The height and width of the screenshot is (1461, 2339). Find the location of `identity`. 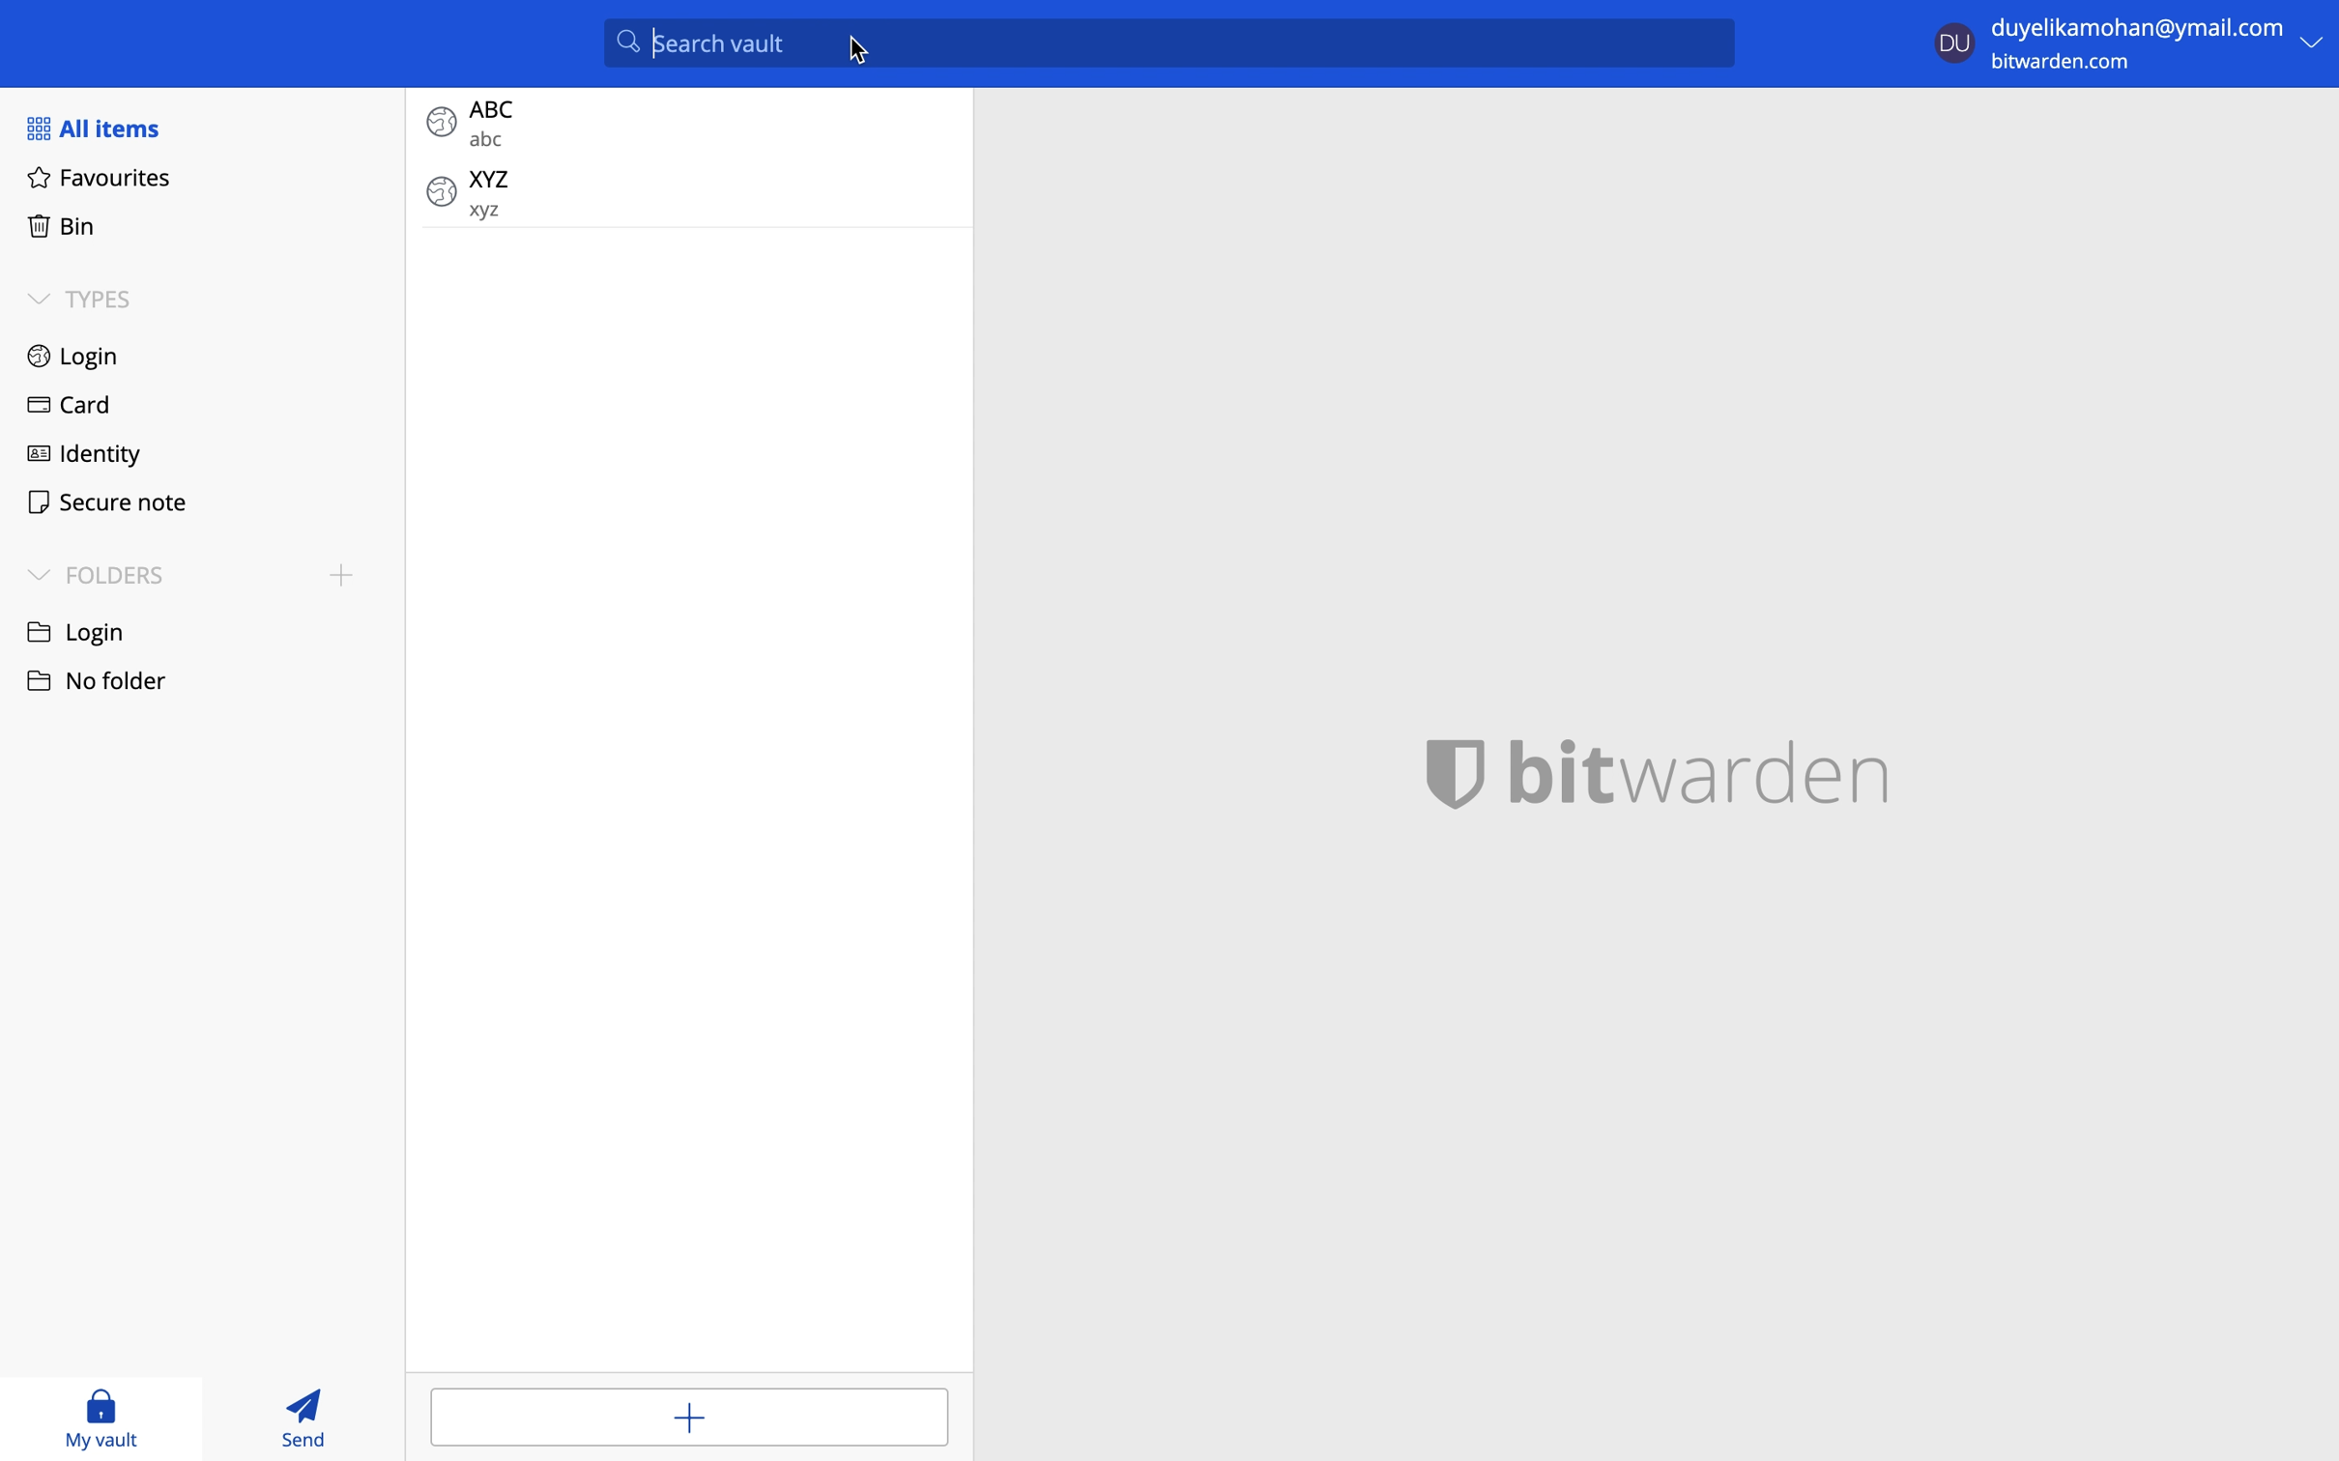

identity is located at coordinates (86, 455).